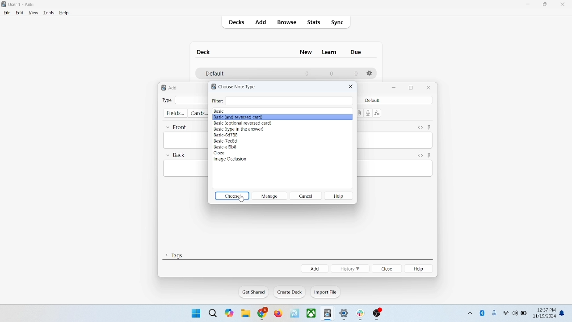  What do you see at coordinates (307, 73) in the screenshot?
I see `0` at bounding box center [307, 73].